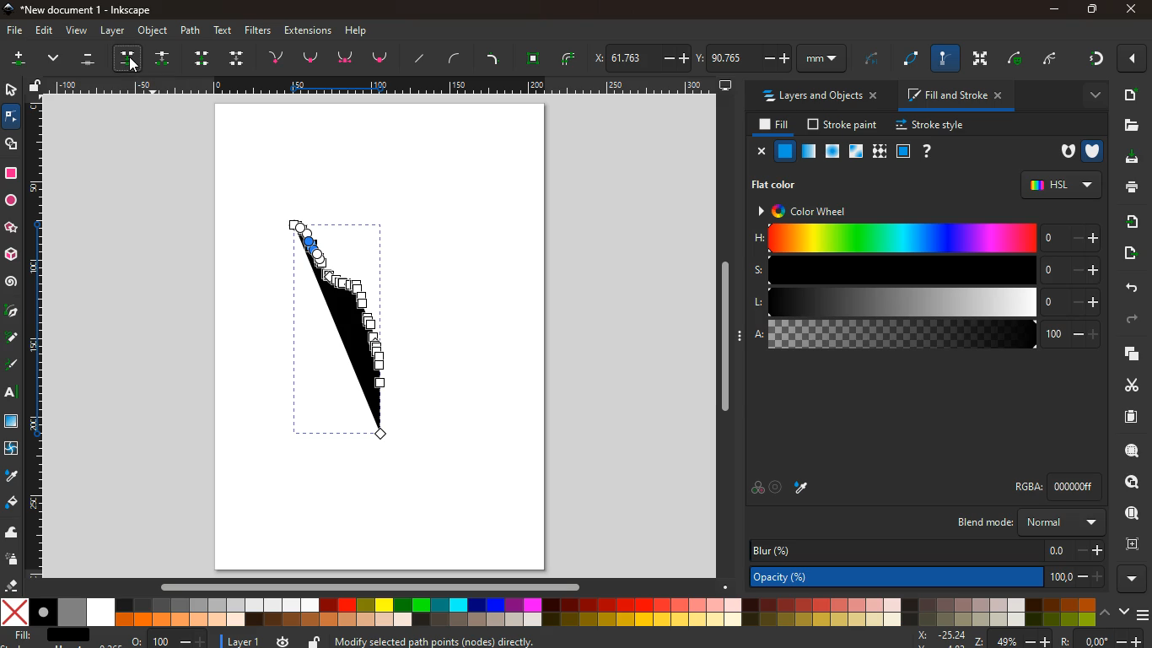  Describe the element at coordinates (902, 151) in the screenshot. I see `frame` at that location.